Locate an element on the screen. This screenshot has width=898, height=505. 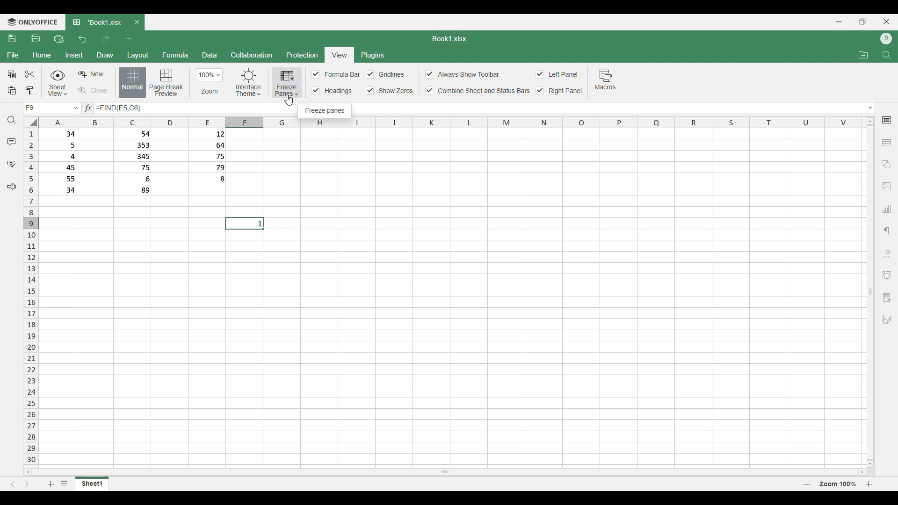
Zoom options is located at coordinates (209, 81).